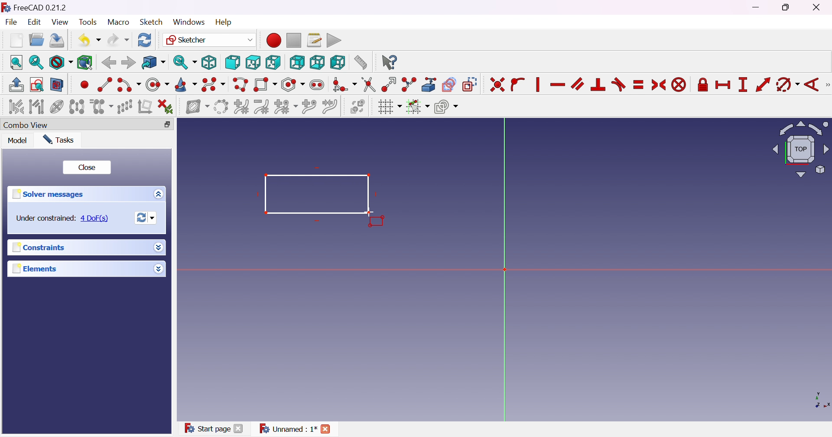 The image size is (832, 437). What do you see at coordinates (209, 62) in the screenshot?
I see `Isometric` at bounding box center [209, 62].